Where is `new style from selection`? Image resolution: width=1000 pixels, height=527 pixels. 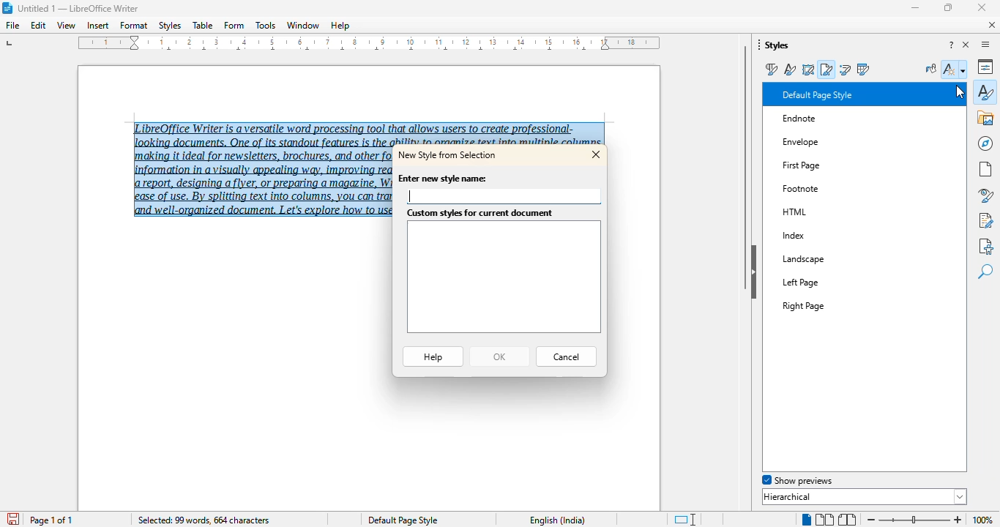
new style from selection is located at coordinates (449, 154).